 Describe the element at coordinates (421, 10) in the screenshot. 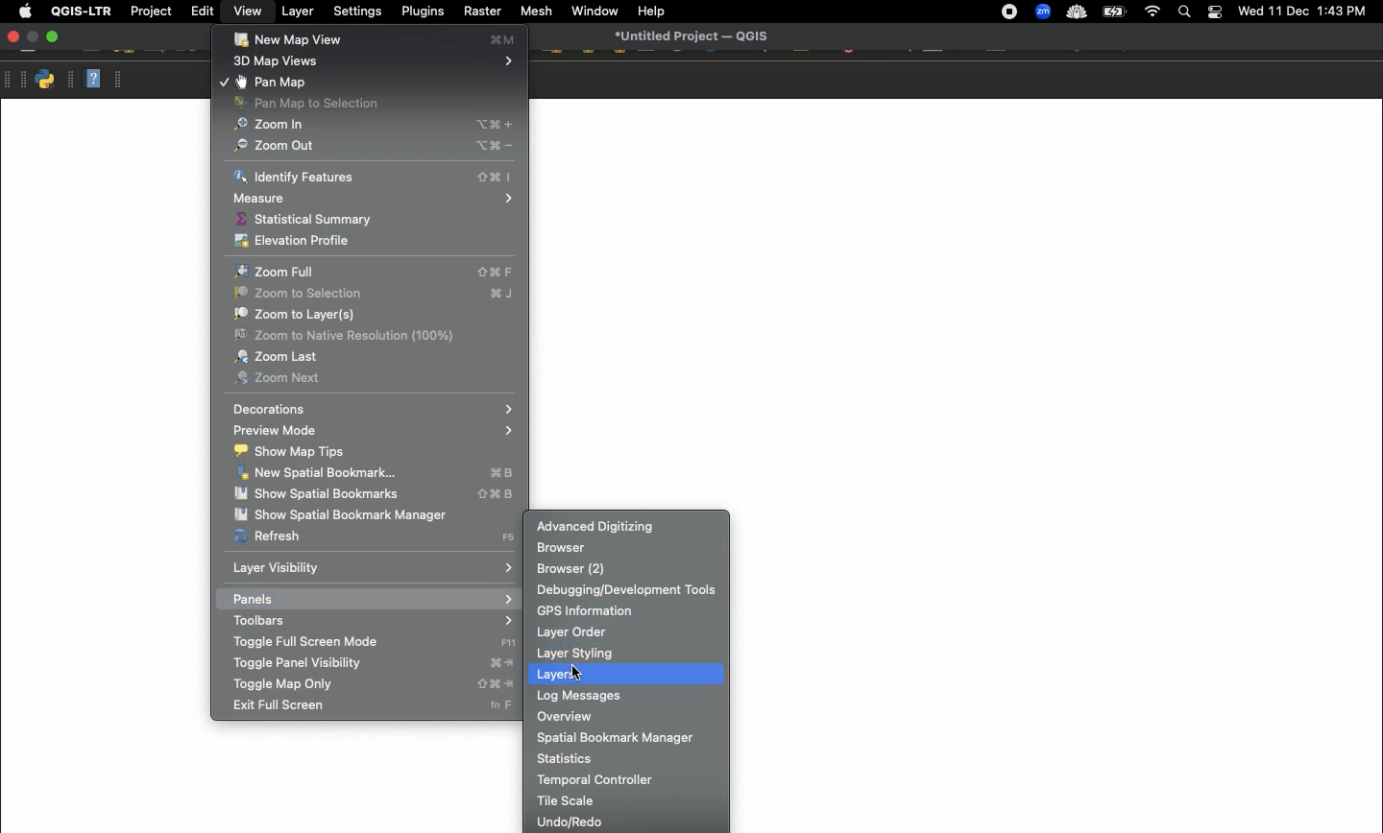

I see `Plugins` at that location.